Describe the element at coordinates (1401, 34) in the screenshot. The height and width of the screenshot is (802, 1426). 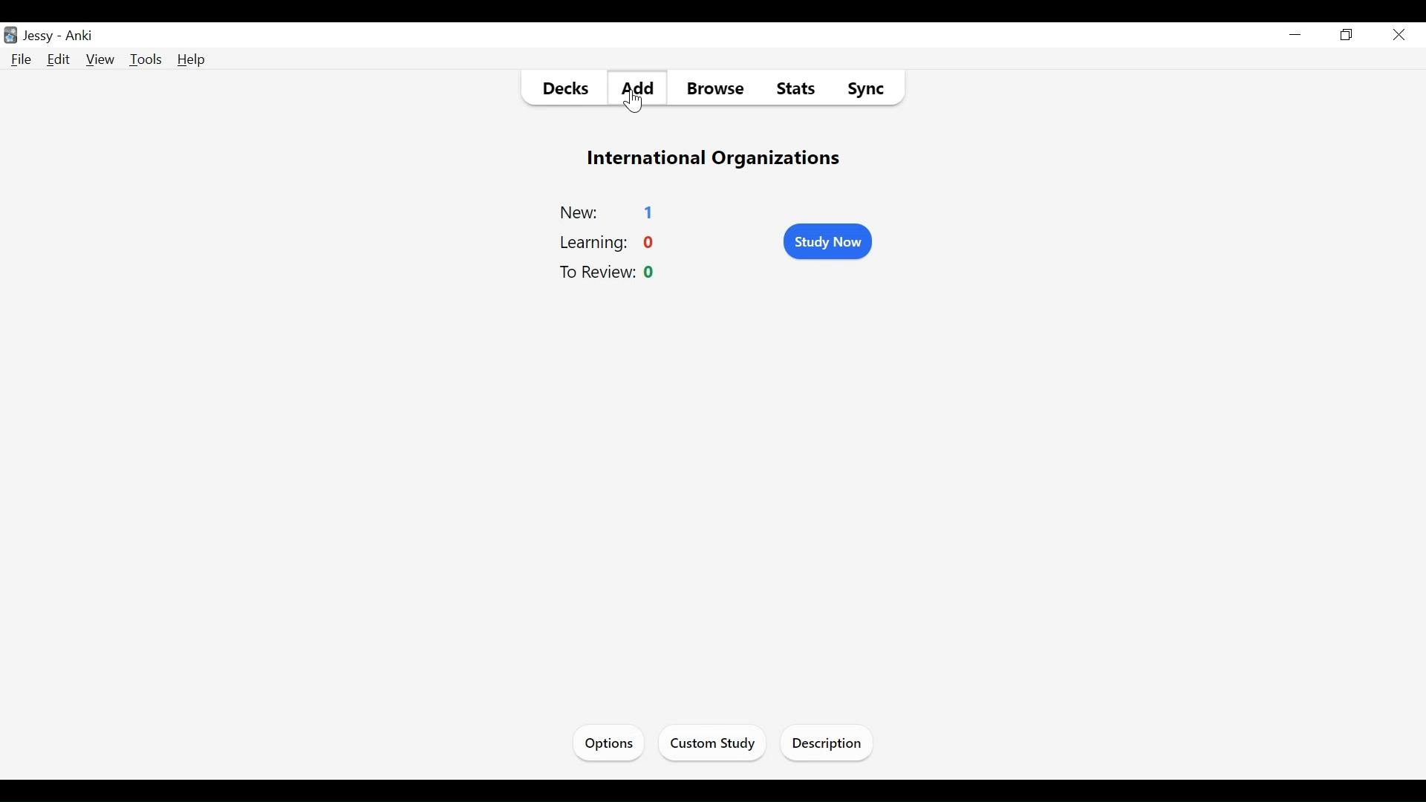
I see `Close` at that location.